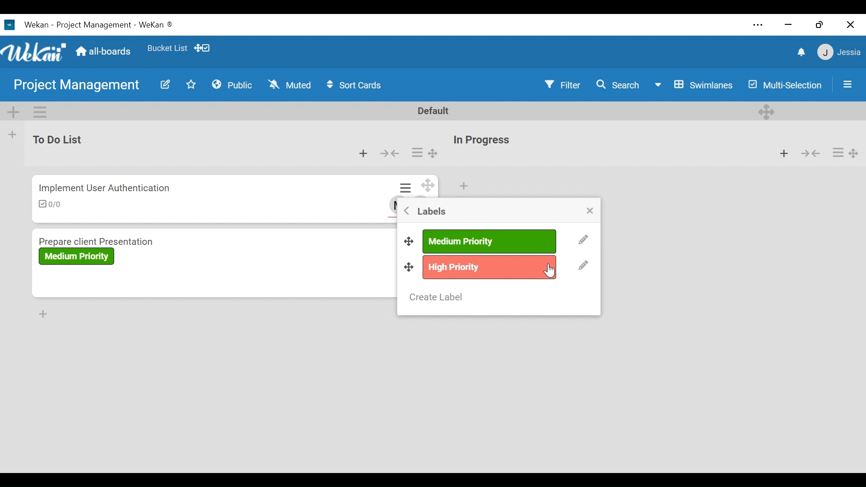 The image size is (866, 487). Describe the element at coordinates (787, 24) in the screenshot. I see `minimize` at that location.